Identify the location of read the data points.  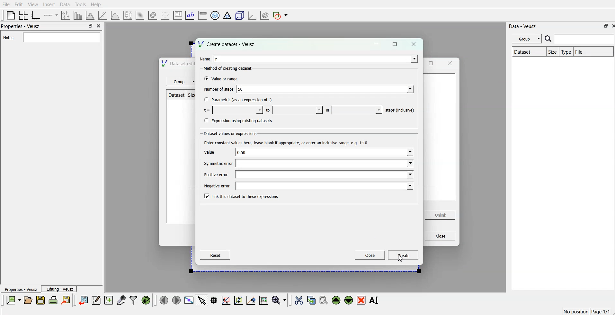
(215, 301).